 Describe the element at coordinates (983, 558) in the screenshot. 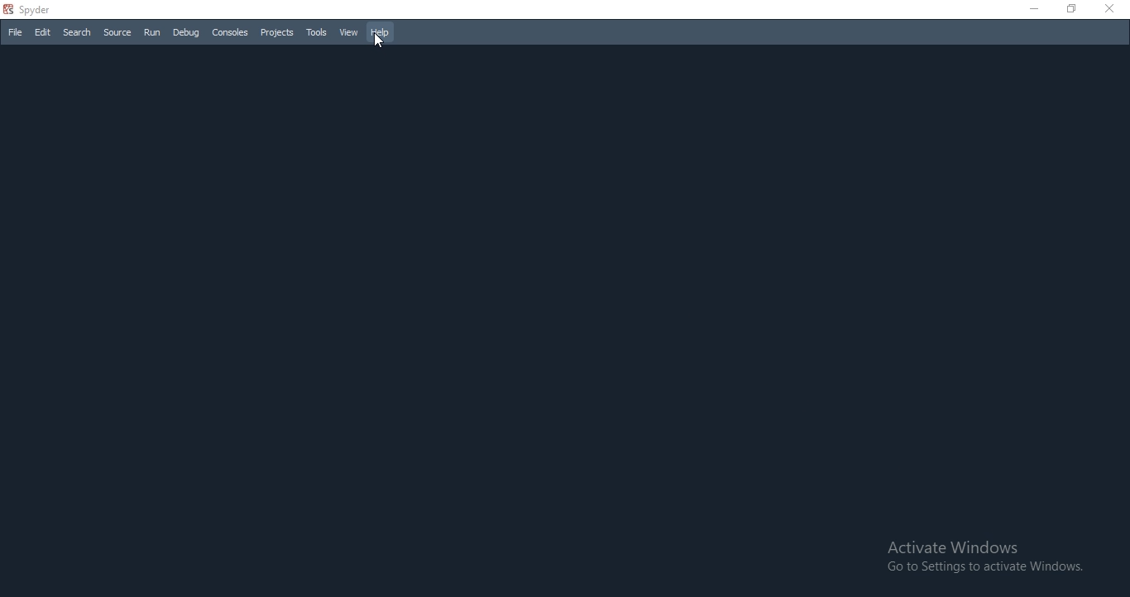

I see `Activate Windows
Go to Settings to activate Windows.` at that location.